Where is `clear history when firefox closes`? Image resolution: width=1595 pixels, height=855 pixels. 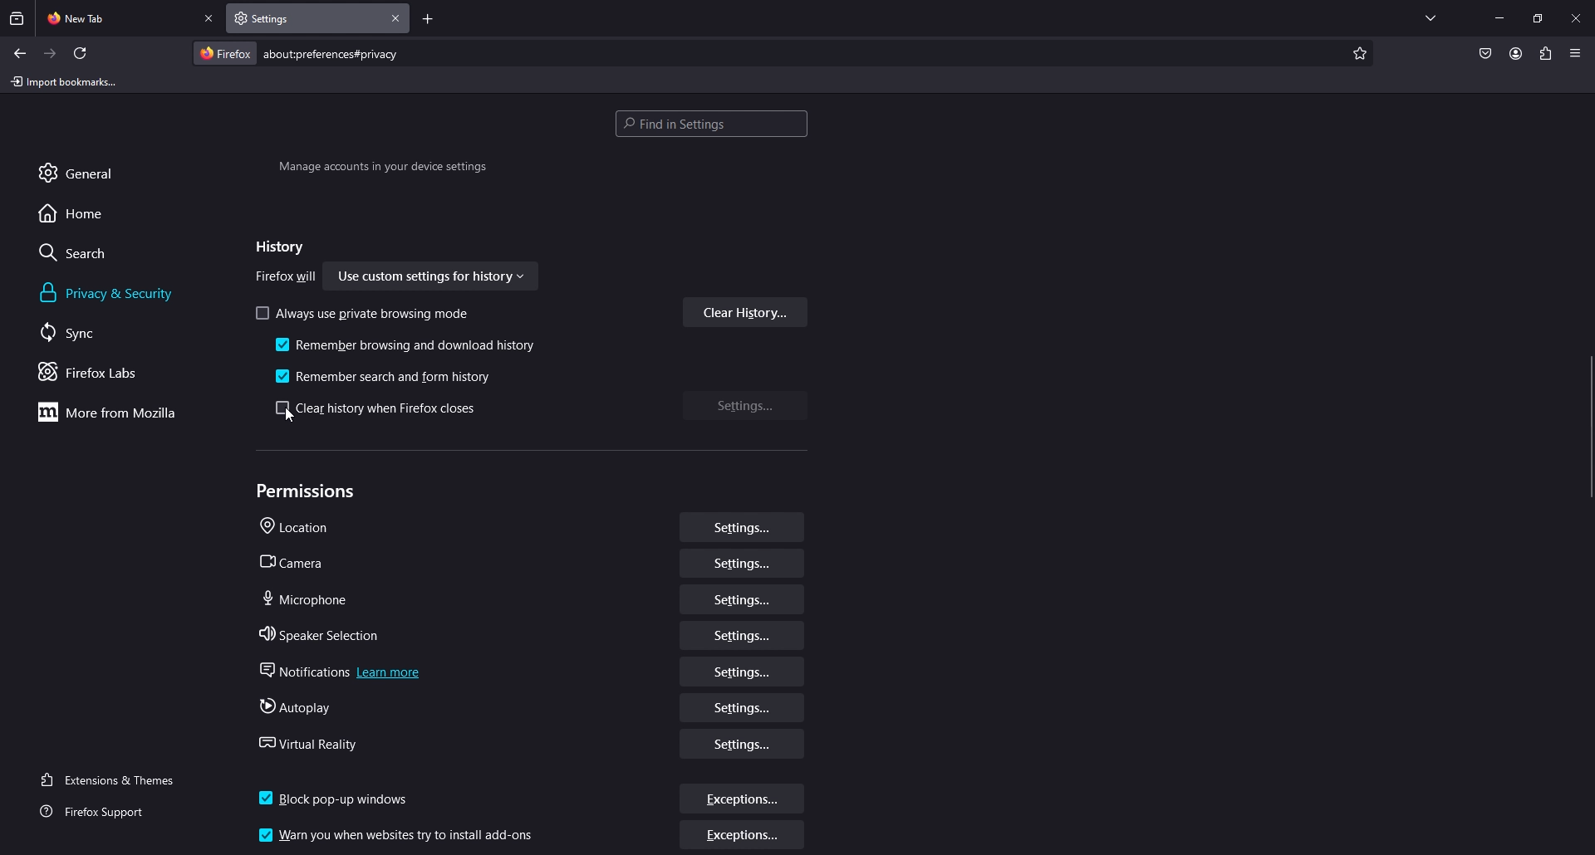 clear history when firefox closes is located at coordinates (380, 409).